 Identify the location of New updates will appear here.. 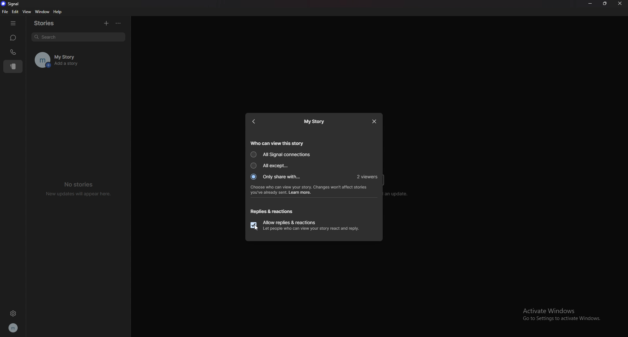
(79, 194).